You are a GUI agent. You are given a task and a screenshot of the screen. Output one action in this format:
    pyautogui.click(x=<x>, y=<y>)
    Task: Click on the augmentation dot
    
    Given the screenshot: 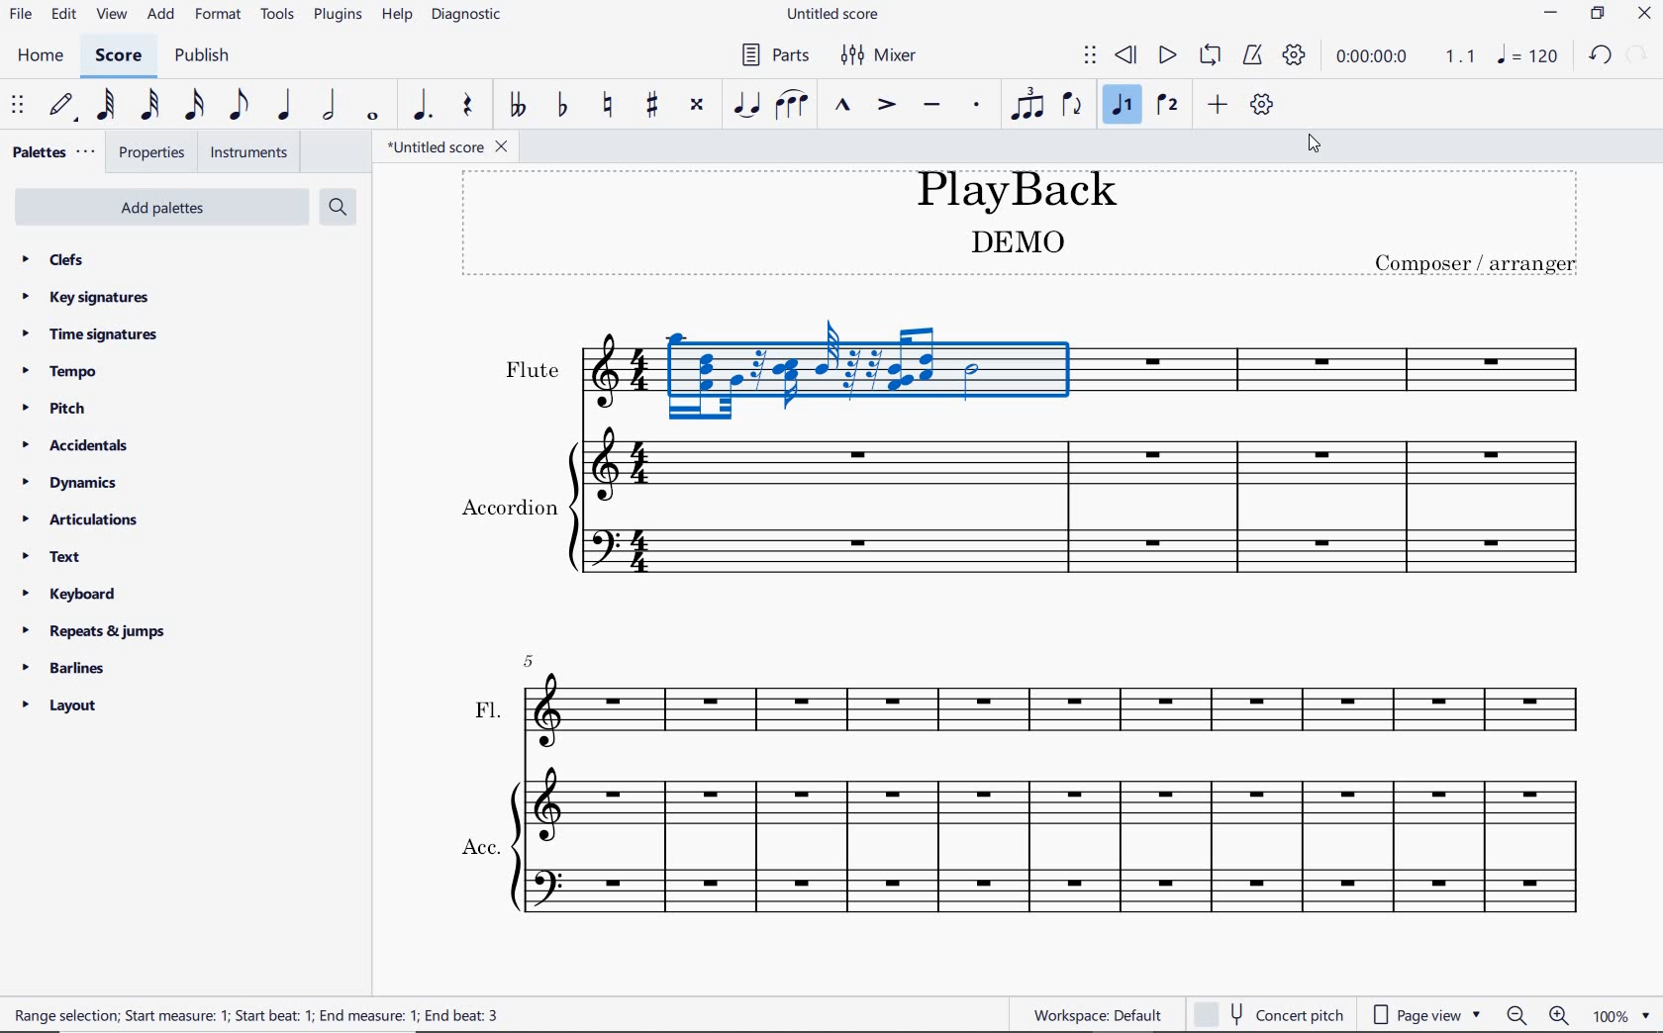 What is the action you would take?
    pyautogui.click(x=425, y=105)
    